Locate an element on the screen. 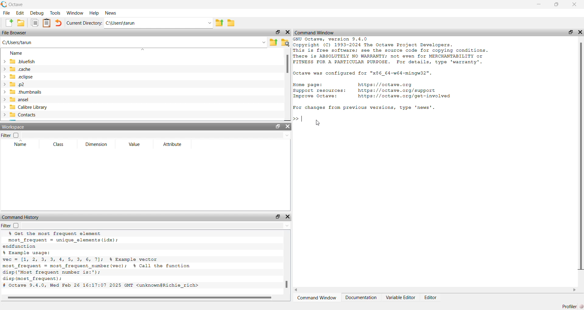  Command Window is located at coordinates (315, 33).